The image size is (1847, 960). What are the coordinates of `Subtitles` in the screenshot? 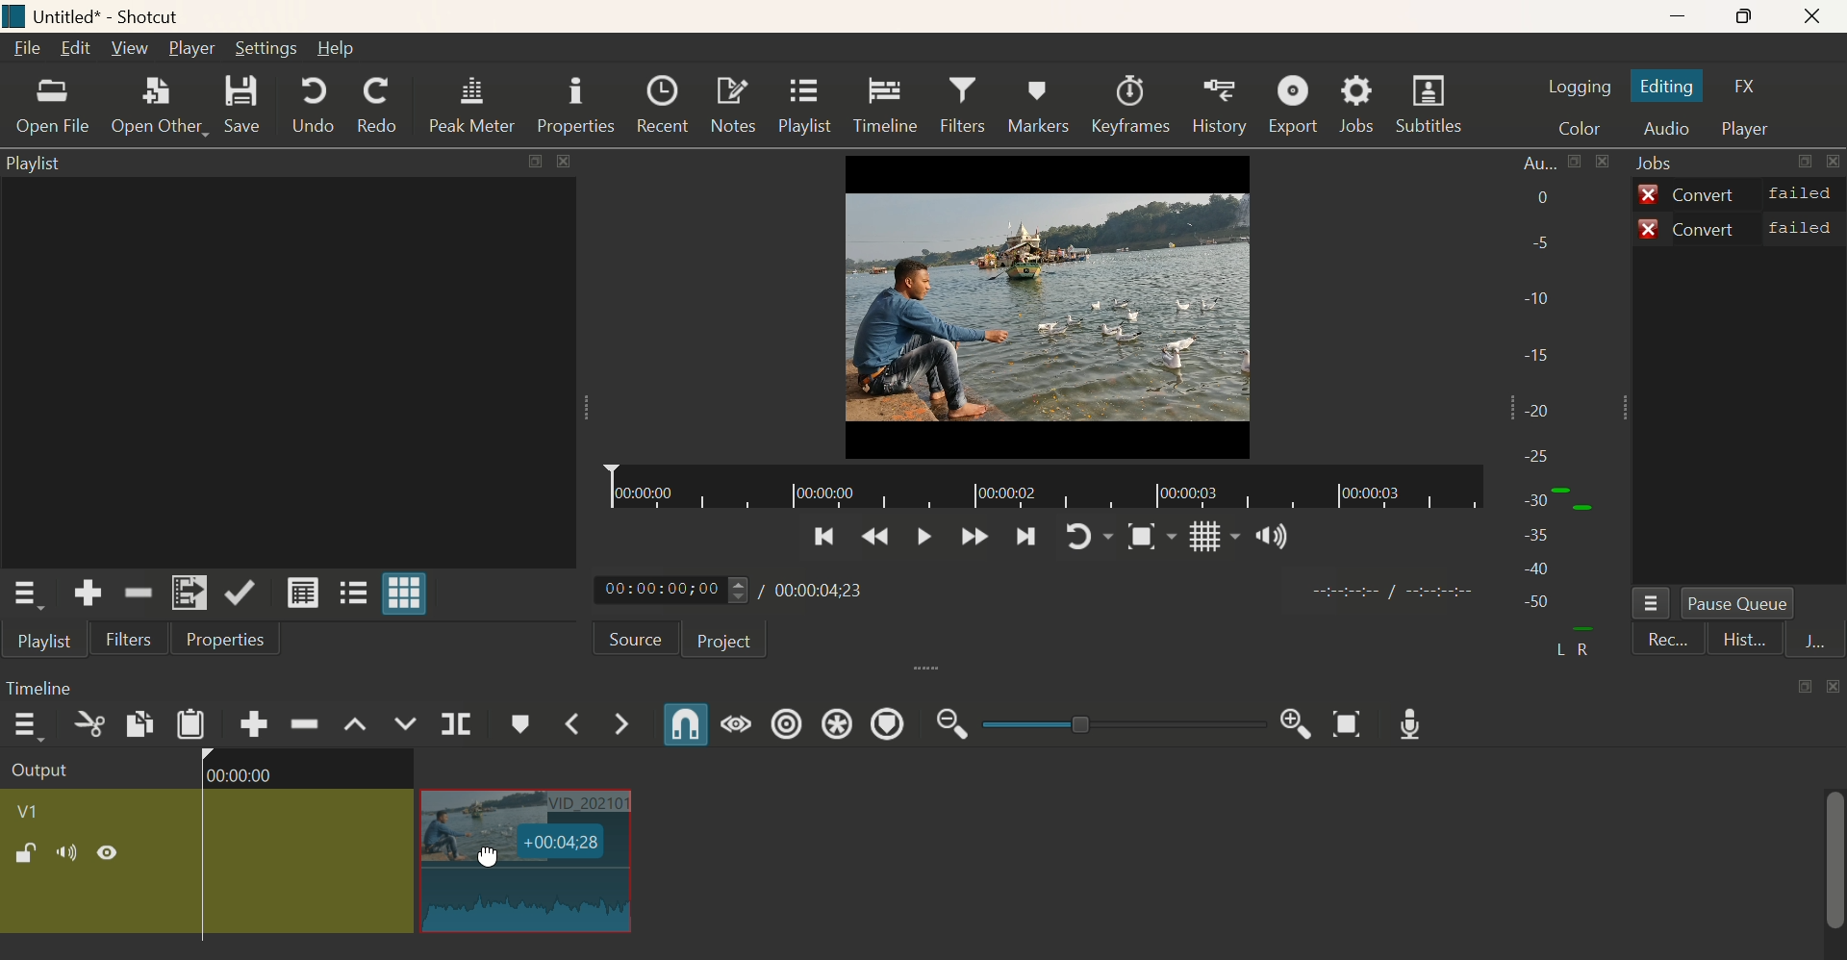 It's located at (1434, 102).